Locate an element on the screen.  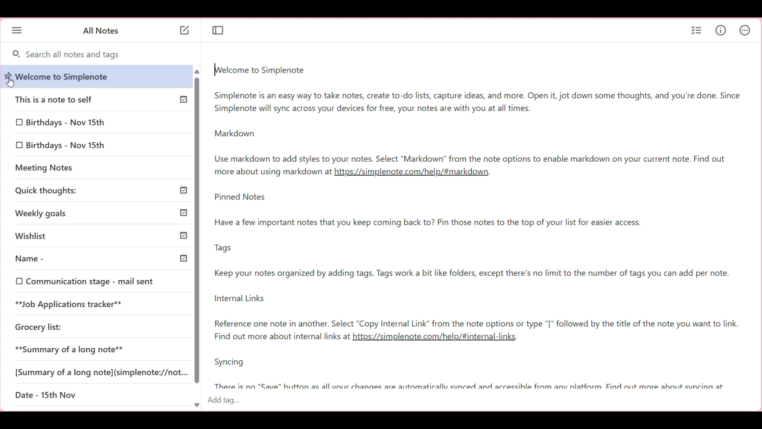
0 Birthdays - Nov 15th is located at coordinates (62, 145).